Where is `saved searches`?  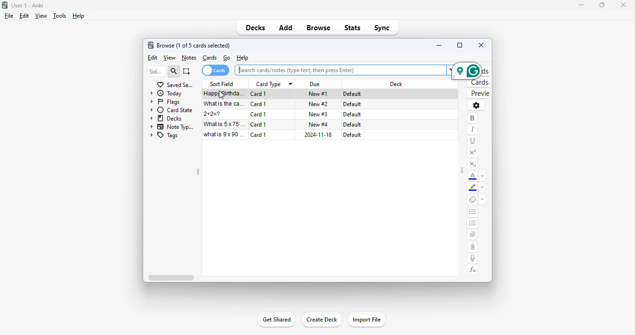 saved searches is located at coordinates (175, 85).